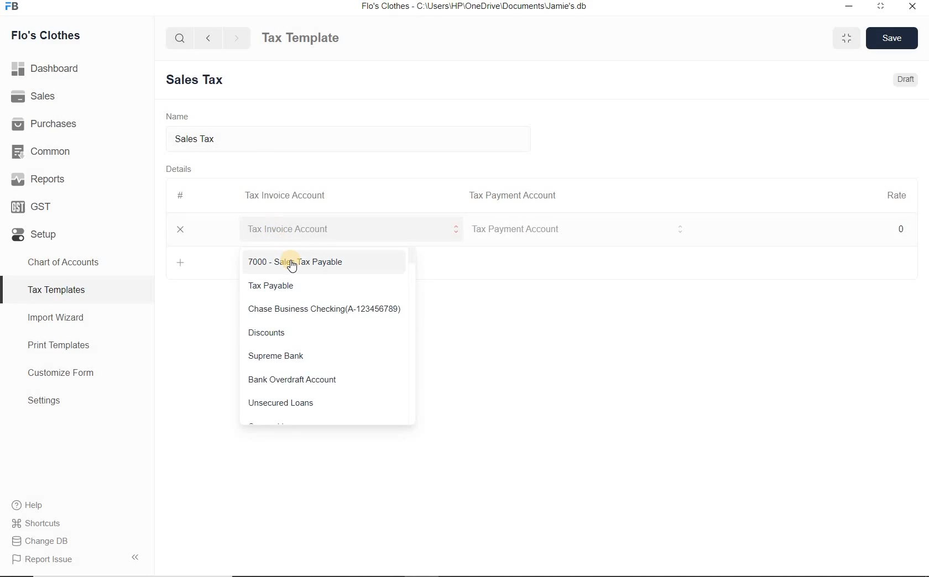 The height and width of the screenshot is (577, 929). Describe the element at coordinates (181, 263) in the screenshot. I see `Add` at that location.